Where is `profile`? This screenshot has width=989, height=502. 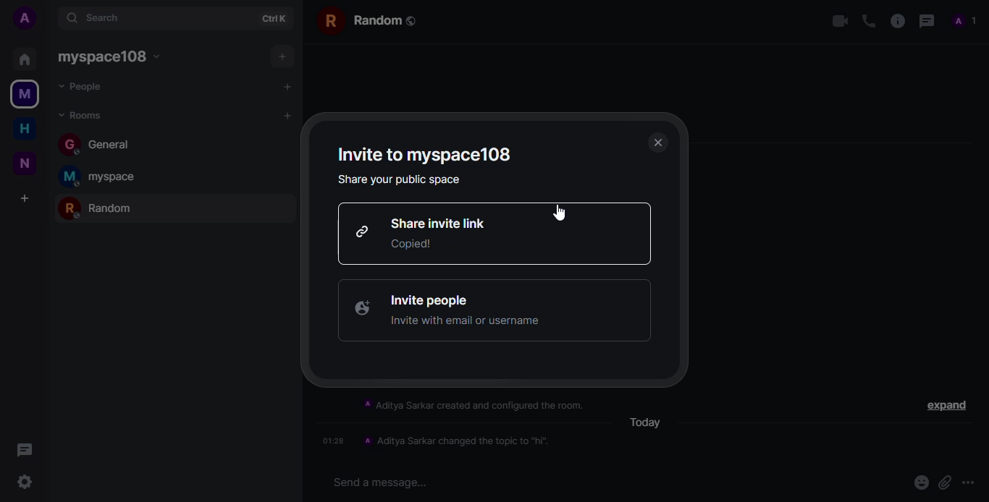 profile is located at coordinates (964, 22).